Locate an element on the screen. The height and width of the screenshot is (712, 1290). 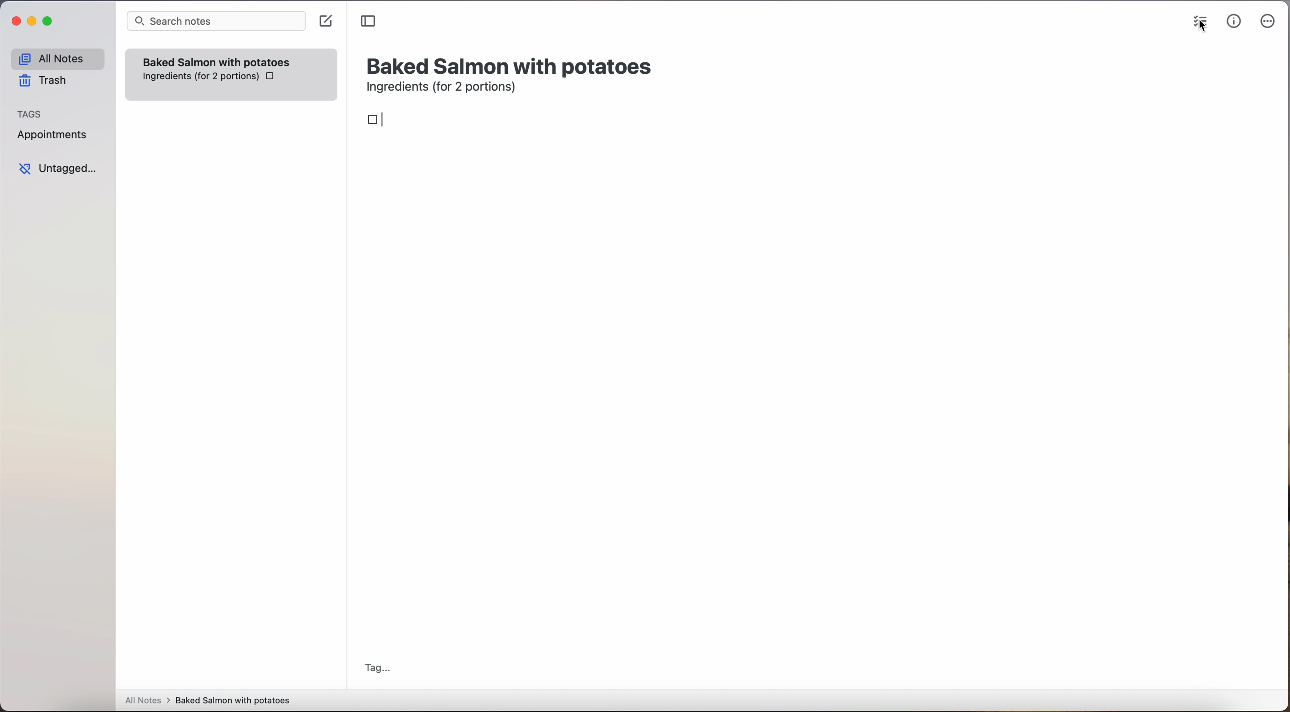
tags is located at coordinates (30, 113).